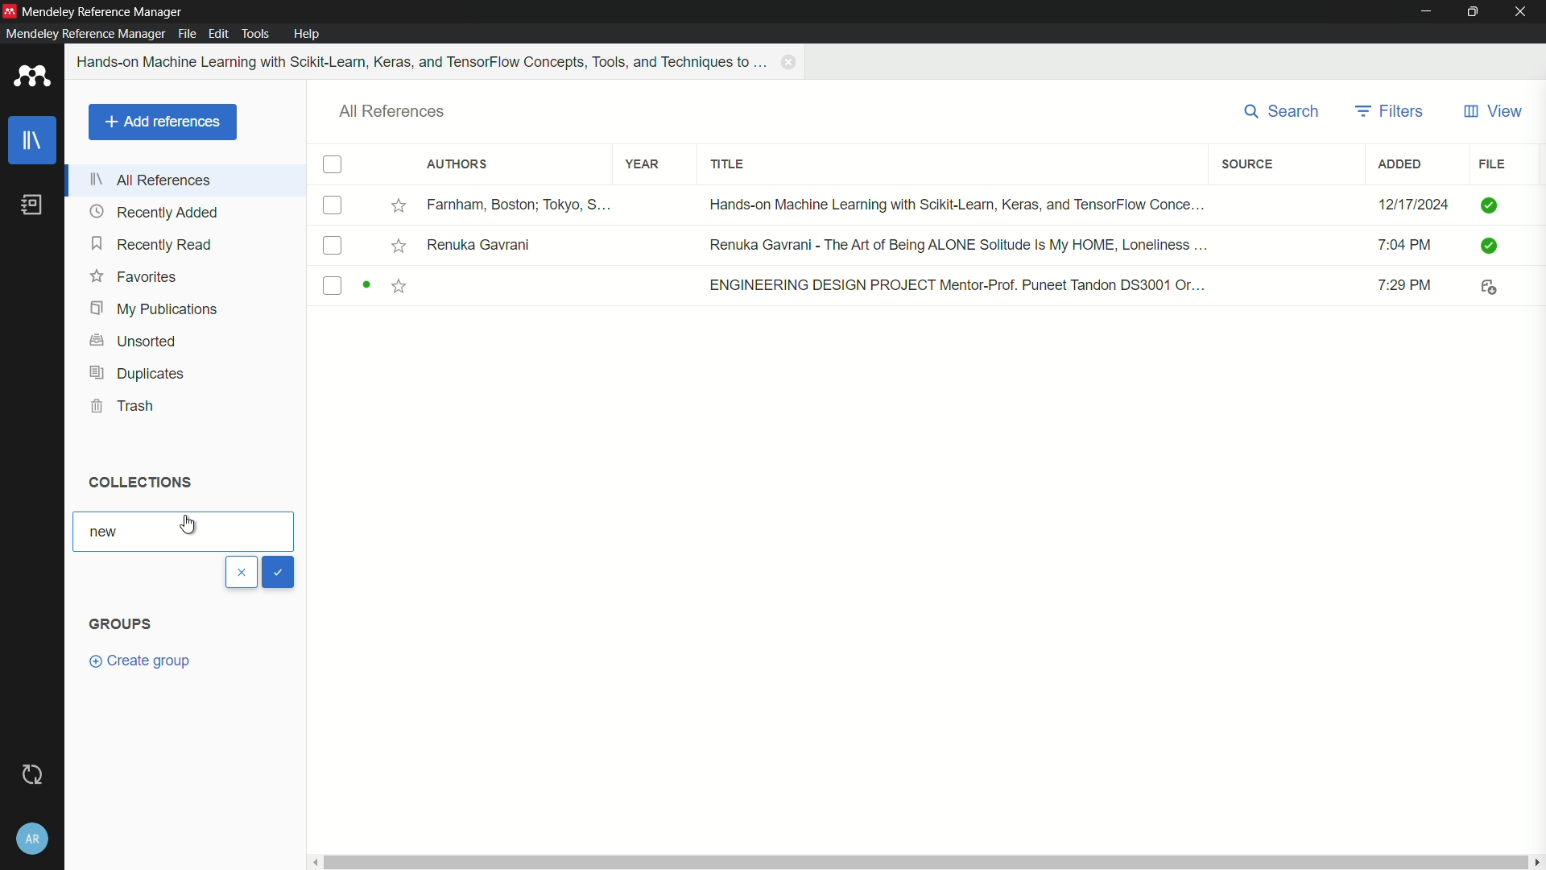  I want to click on unsorted, so click(136, 339).